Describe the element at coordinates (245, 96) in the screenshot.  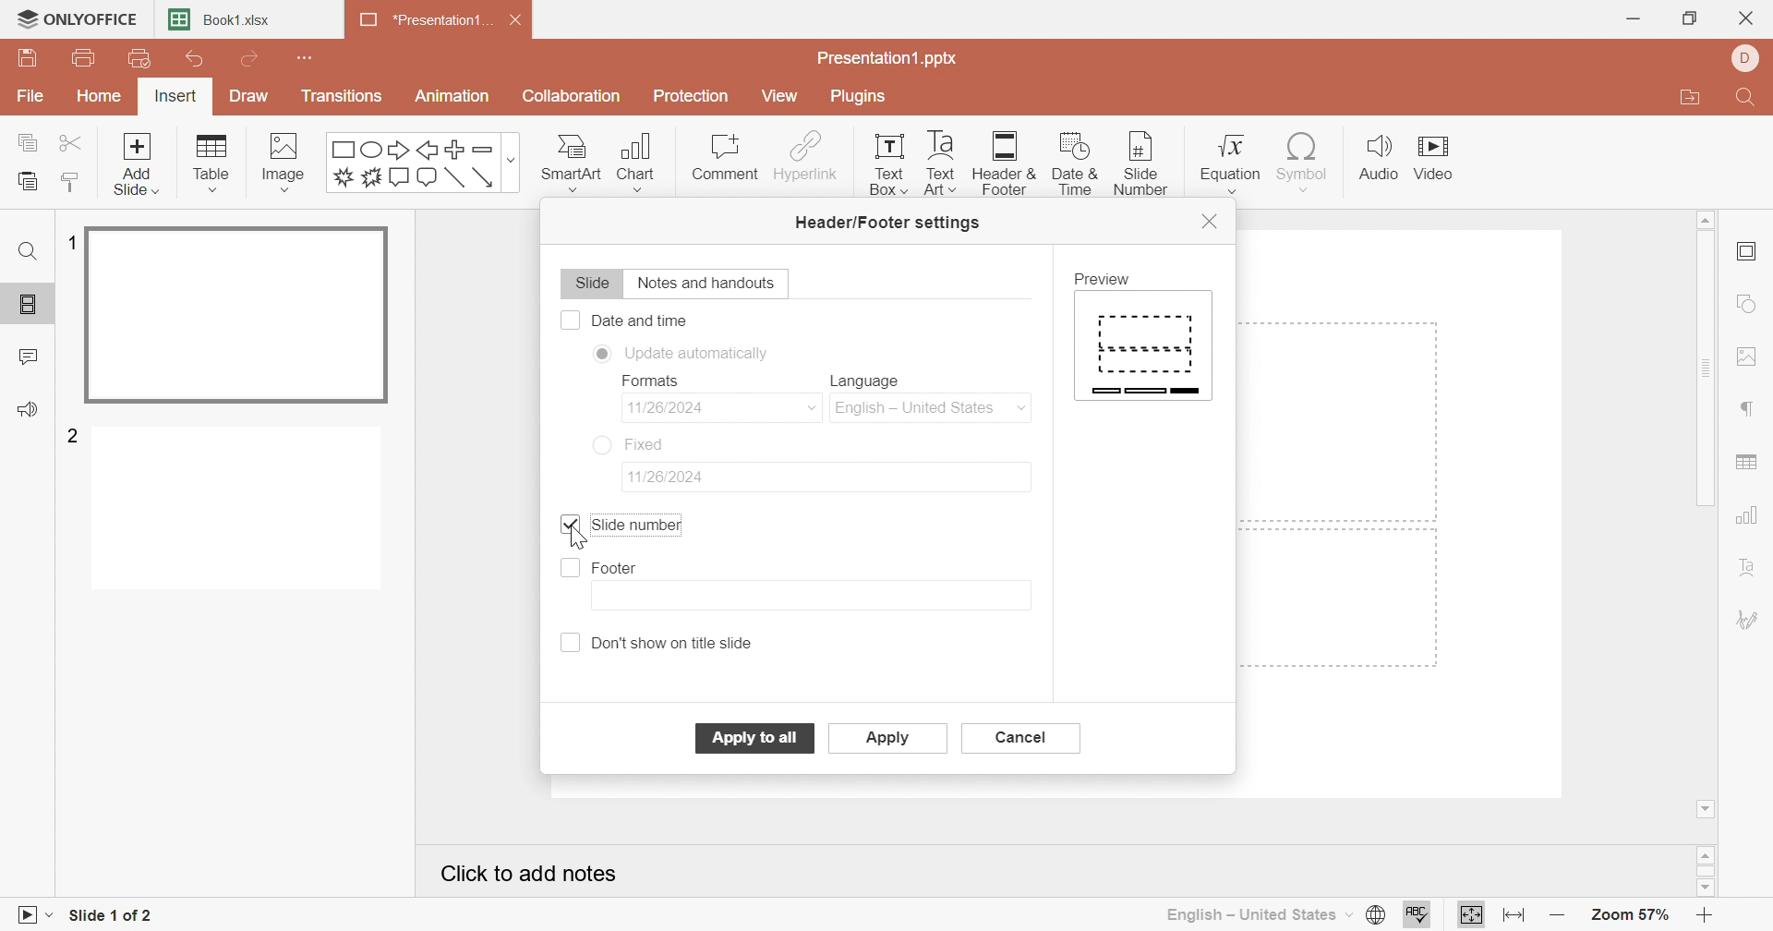
I see `Draw` at that location.